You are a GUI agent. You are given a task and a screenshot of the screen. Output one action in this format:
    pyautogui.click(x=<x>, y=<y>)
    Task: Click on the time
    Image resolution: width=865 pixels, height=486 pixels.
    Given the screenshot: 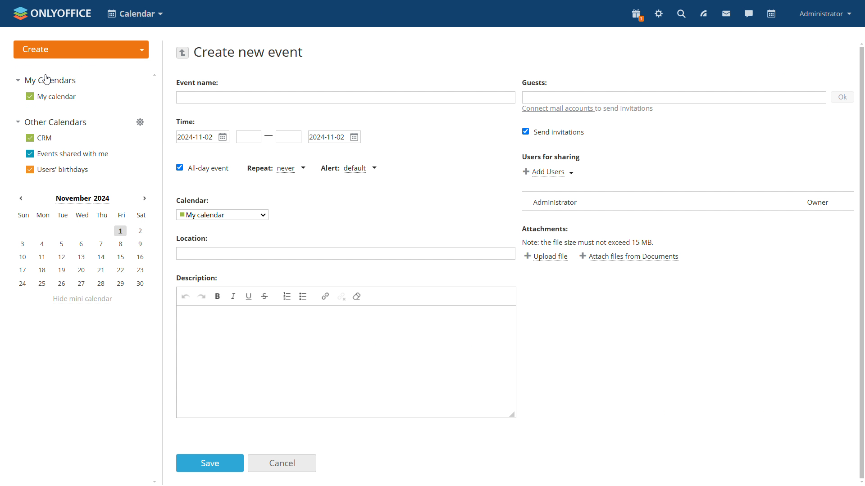 What is the action you would take?
    pyautogui.click(x=185, y=121)
    